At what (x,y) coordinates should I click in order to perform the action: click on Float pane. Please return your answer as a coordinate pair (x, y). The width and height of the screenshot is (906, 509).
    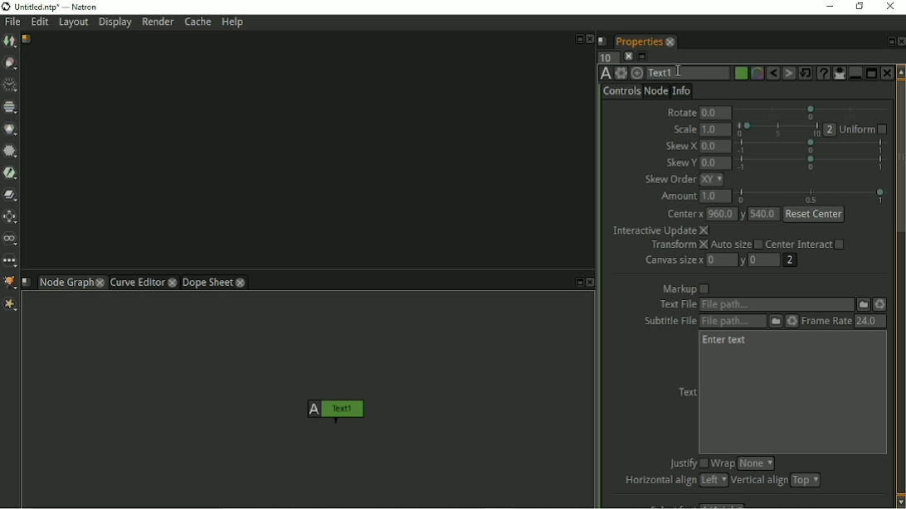
    Looking at the image, I should click on (889, 41).